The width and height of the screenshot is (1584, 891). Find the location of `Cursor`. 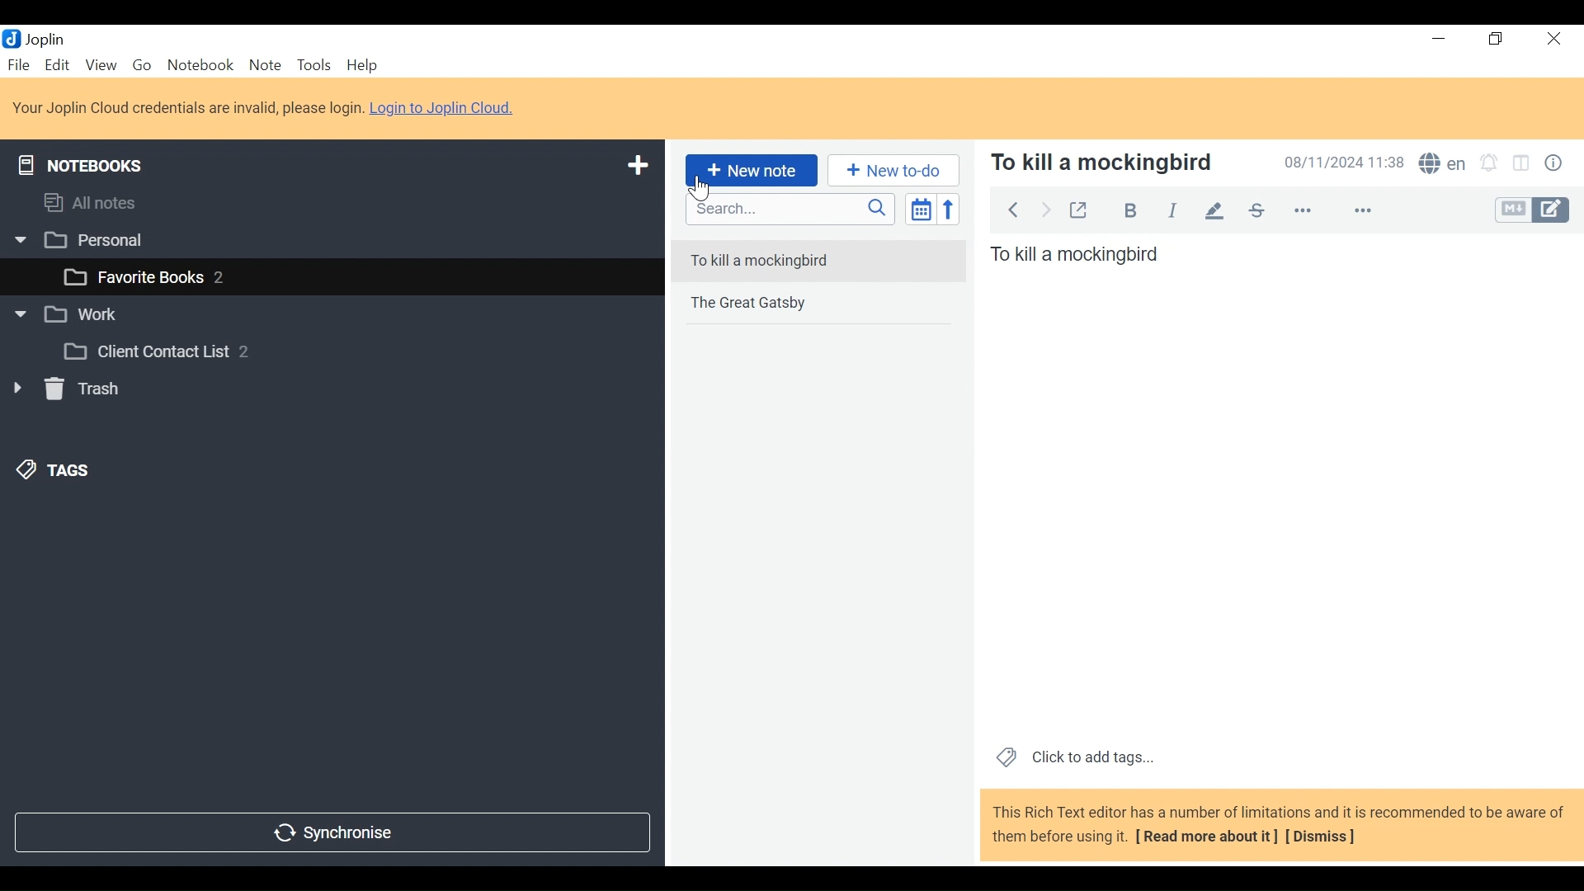

Cursor is located at coordinates (695, 188).